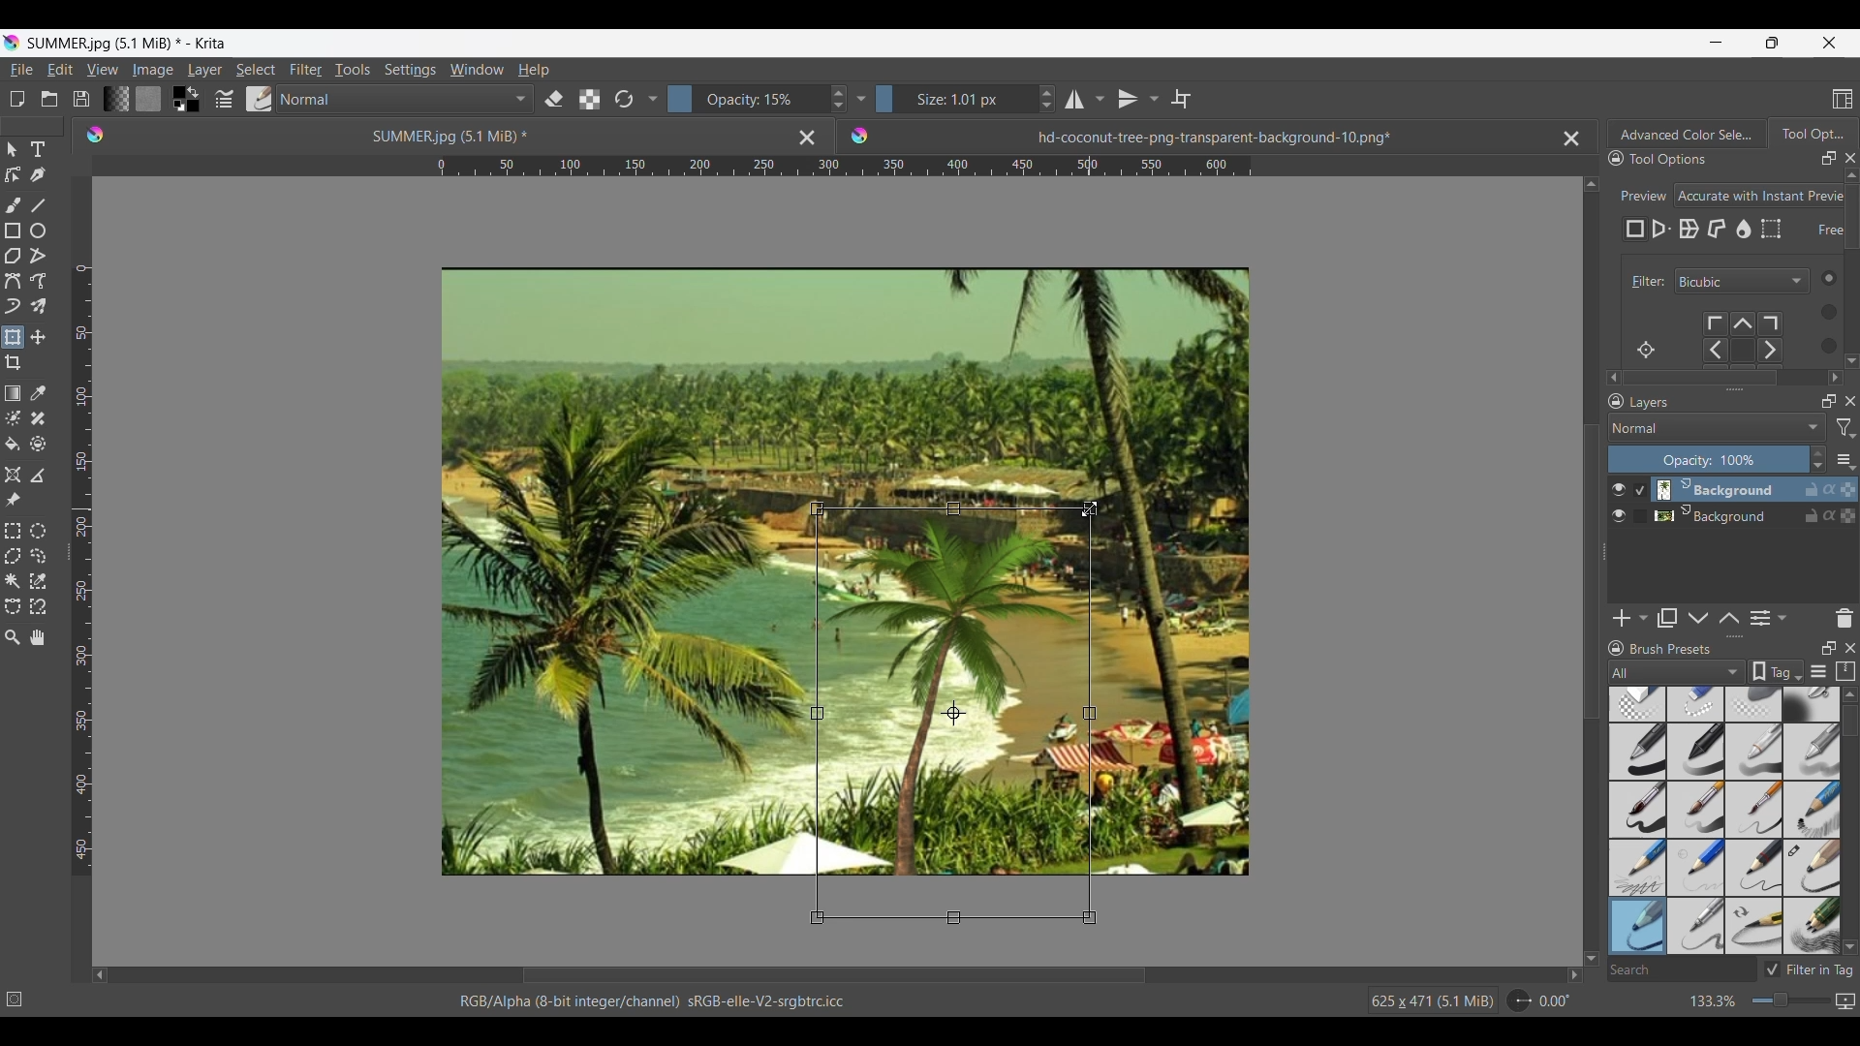 This screenshot has width=1860, height=1046. What do you see at coordinates (1847, 670) in the screenshot?
I see `Storage resources` at bounding box center [1847, 670].